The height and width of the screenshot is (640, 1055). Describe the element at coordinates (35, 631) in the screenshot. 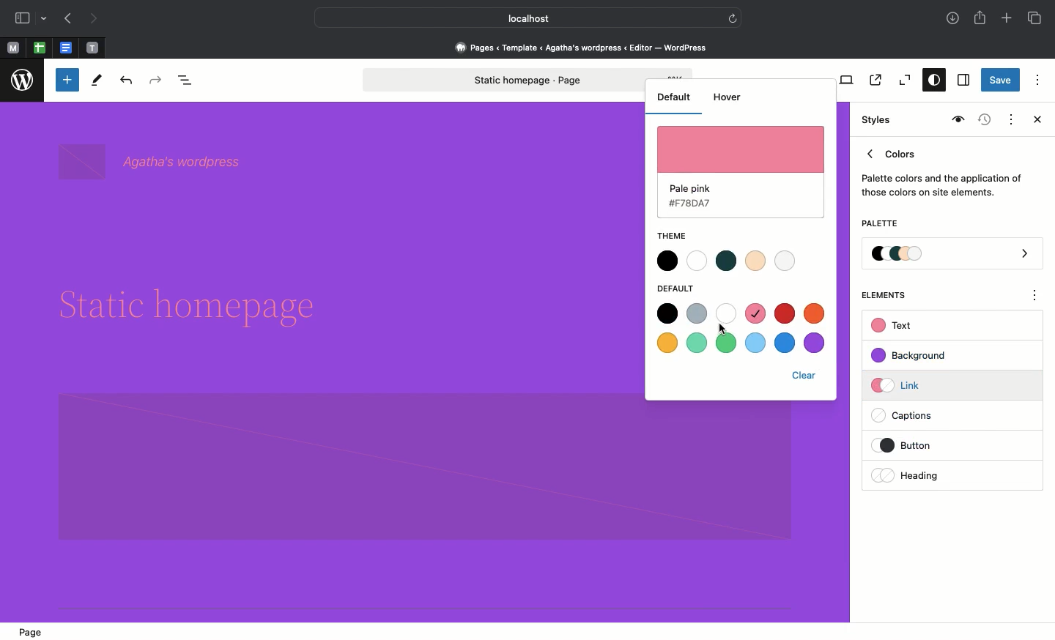

I see `Page` at that location.